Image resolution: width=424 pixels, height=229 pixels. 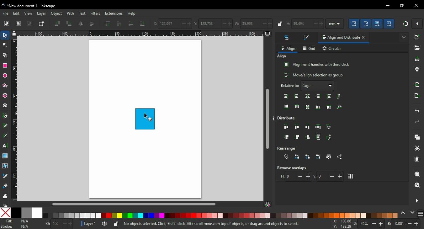 What do you see at coordinates (294, 177) in the screenshot?
I see `horizontal` at bounding box center [294, 177].